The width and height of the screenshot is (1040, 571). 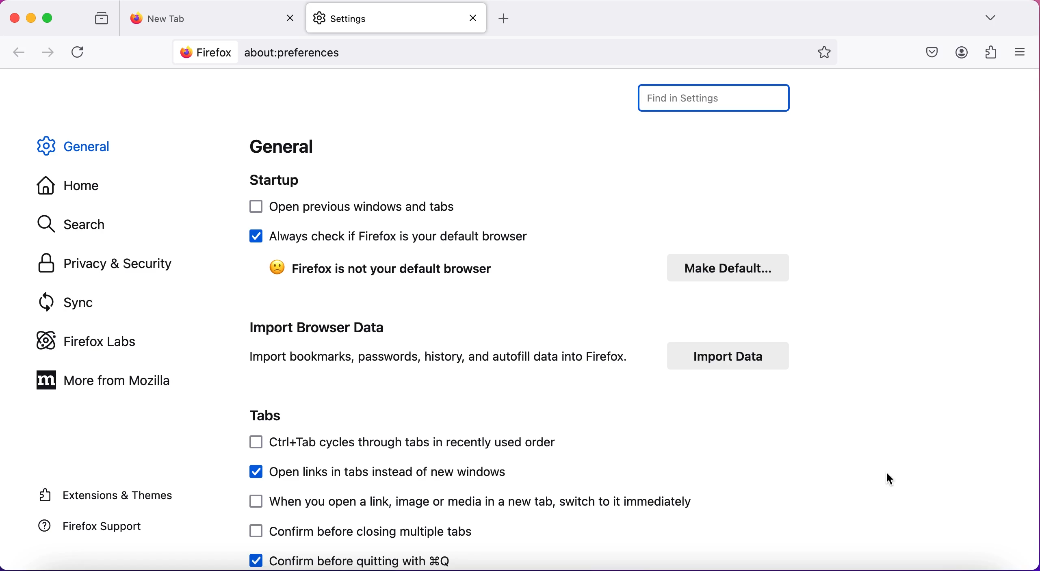 I want to click on settings, so click(x=387, y=17).